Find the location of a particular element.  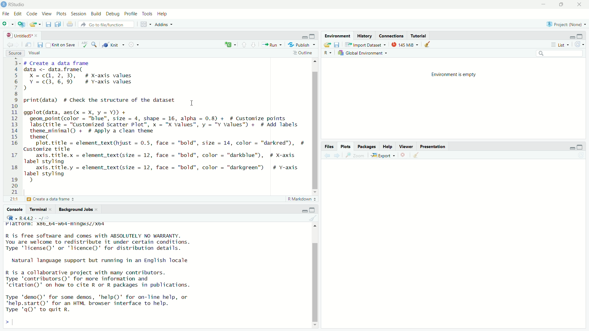

E
4
5
6
7
8
9
10
11
12
13
14
15
16
17
18
19
20
21 is located at coordinates (14, 127).